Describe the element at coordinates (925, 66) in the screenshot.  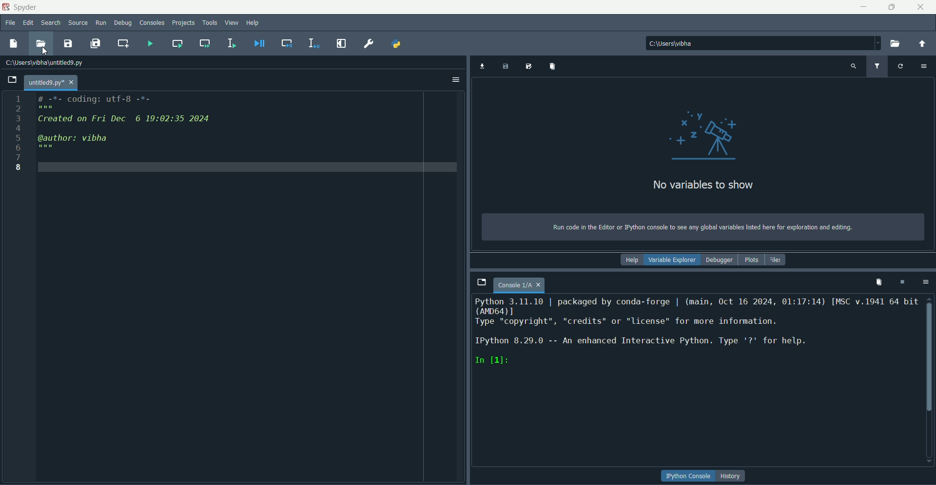
I see `options` at that location.